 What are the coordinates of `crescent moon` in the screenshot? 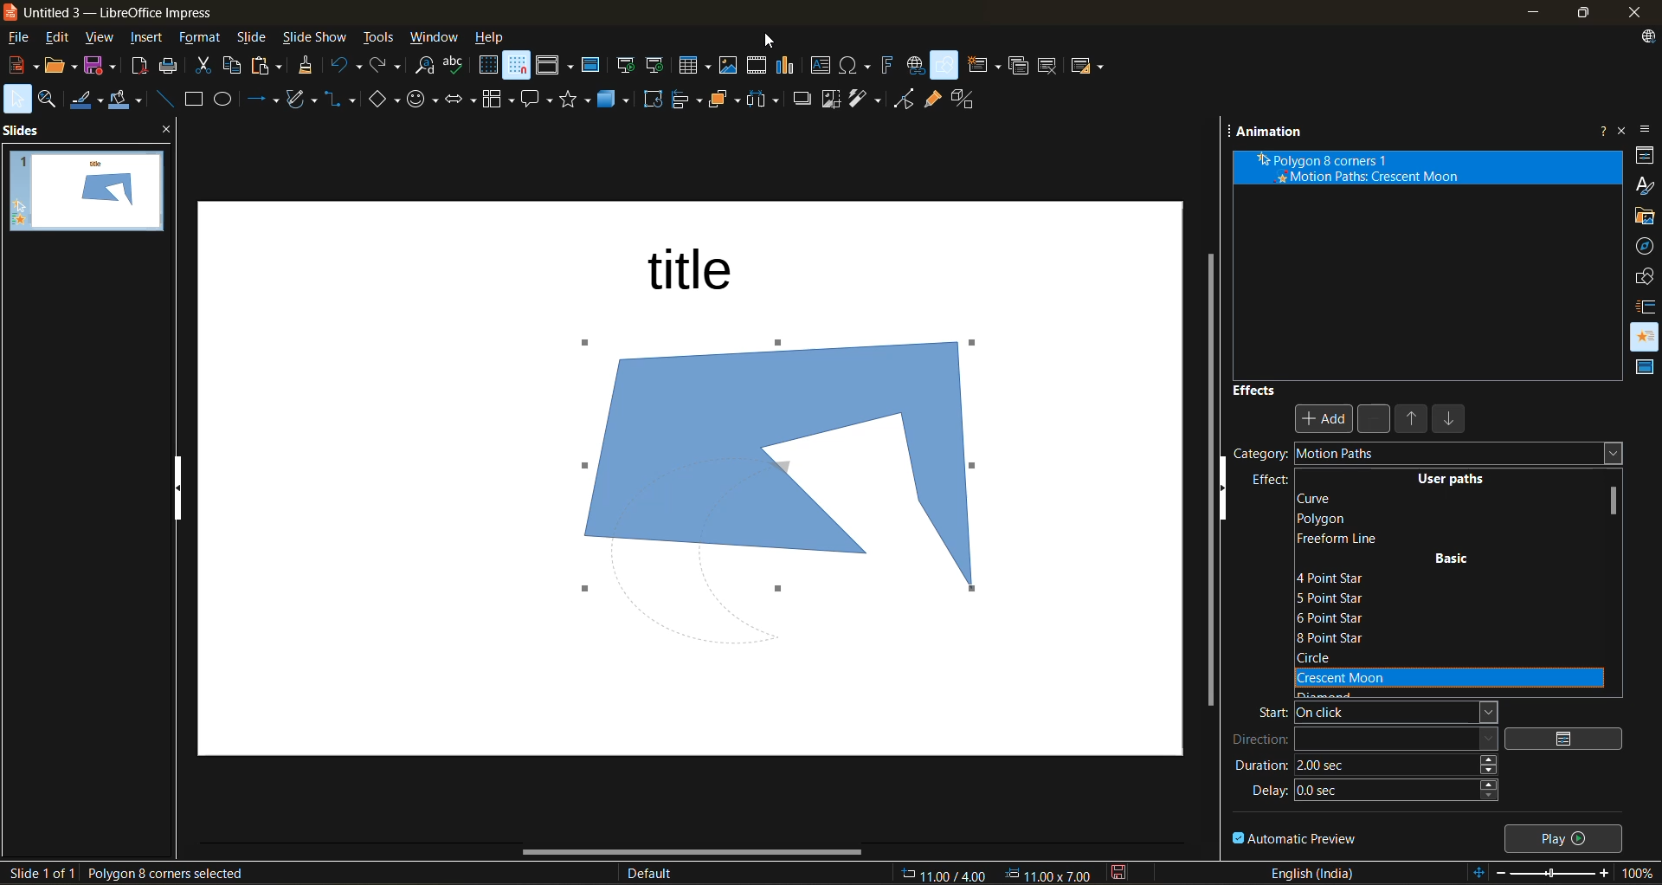 It's located at (1349, 681).